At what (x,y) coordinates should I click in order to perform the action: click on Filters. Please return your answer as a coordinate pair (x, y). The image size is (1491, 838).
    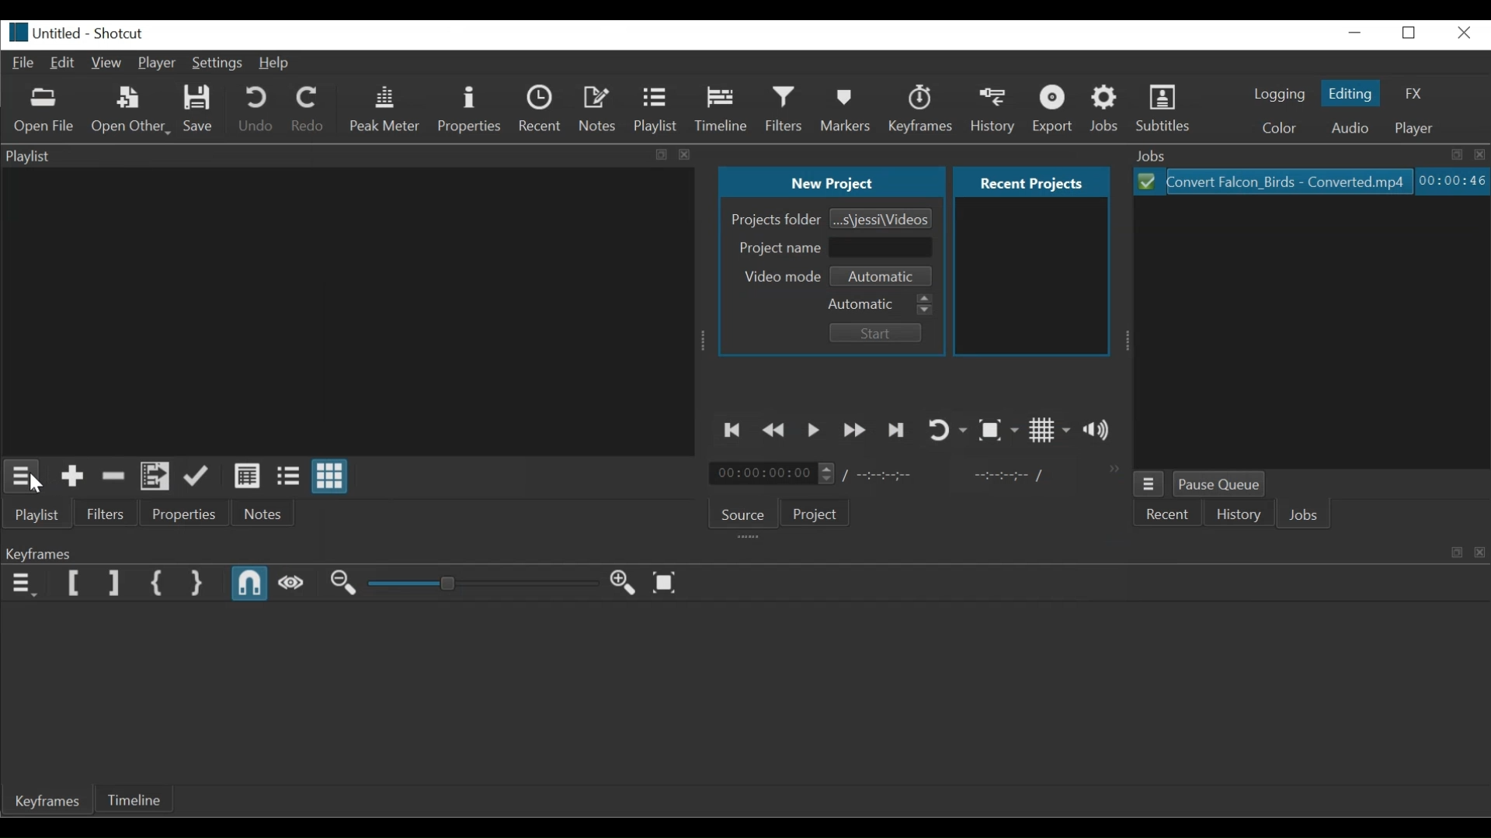
    Looking at the image, I should click on (106, 512).